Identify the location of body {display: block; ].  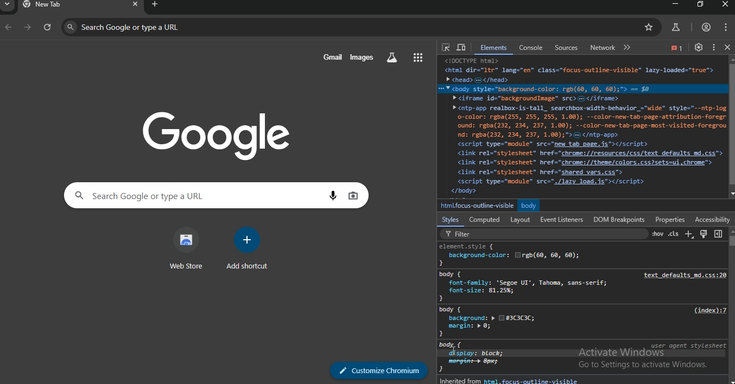
(473, 357).